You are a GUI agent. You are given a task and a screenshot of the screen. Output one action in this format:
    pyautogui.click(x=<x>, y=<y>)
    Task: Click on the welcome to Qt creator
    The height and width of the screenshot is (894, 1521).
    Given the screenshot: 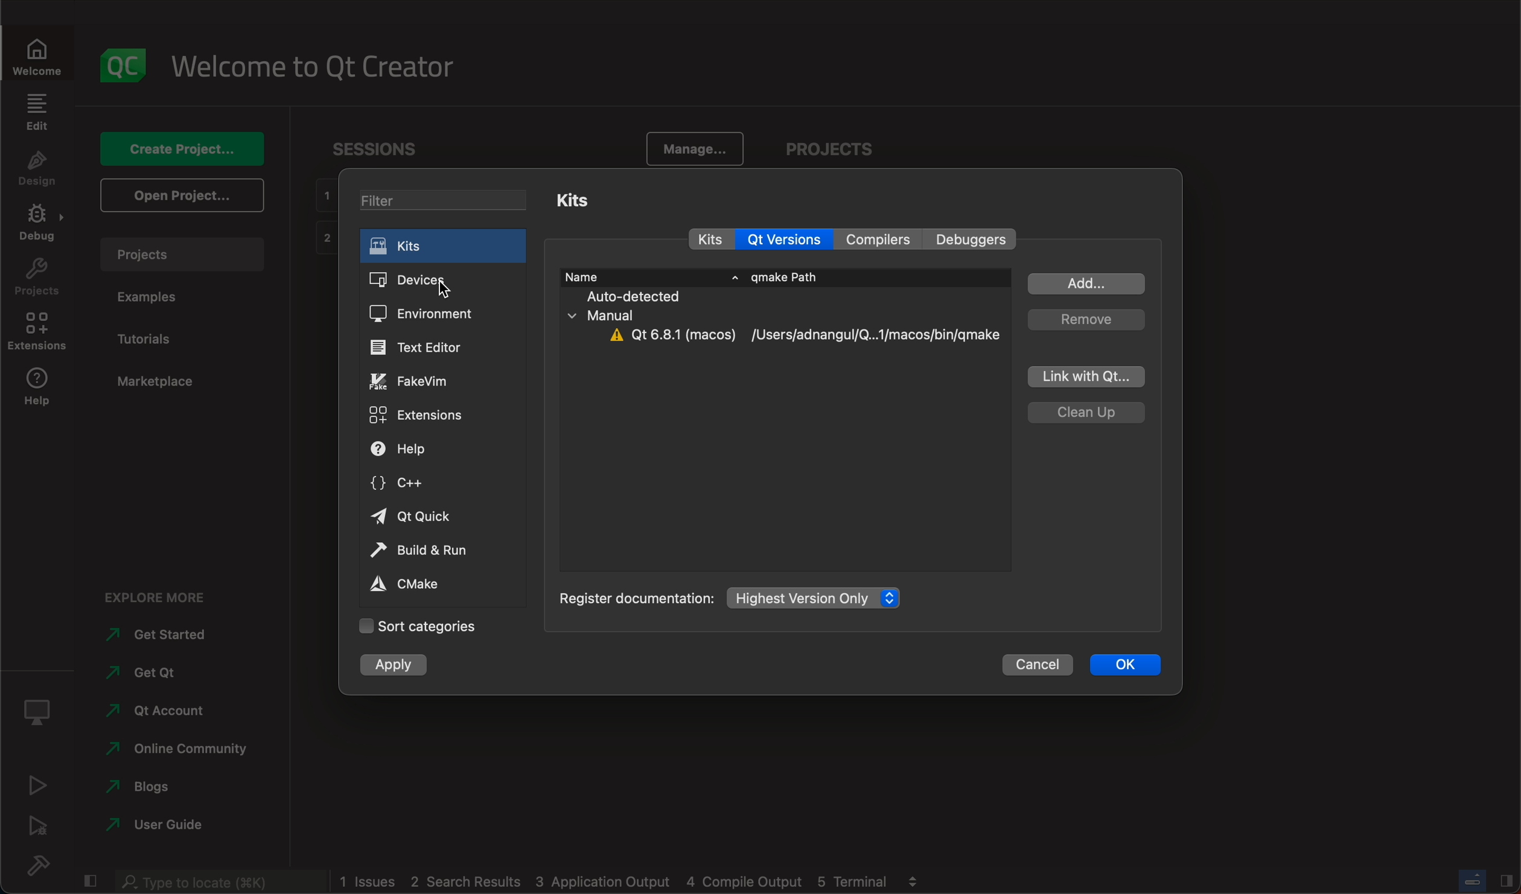 What is the action you would take?
    pyautogui.click(x=317, y=68)
    